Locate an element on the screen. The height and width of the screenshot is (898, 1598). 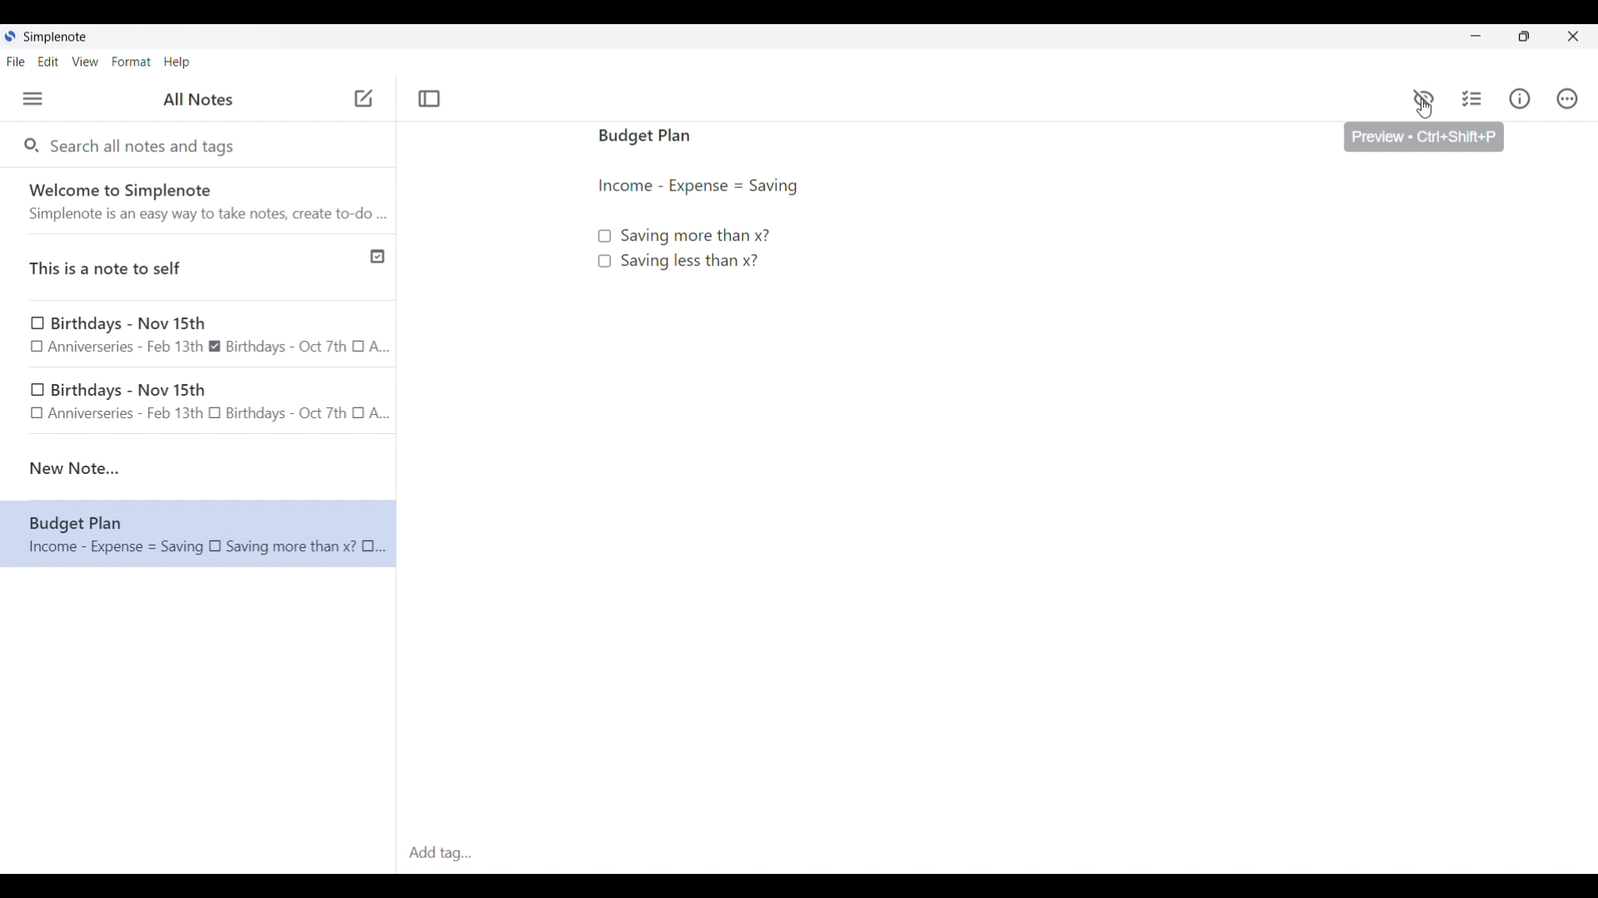
View menu is located at coordinates (86, 61).